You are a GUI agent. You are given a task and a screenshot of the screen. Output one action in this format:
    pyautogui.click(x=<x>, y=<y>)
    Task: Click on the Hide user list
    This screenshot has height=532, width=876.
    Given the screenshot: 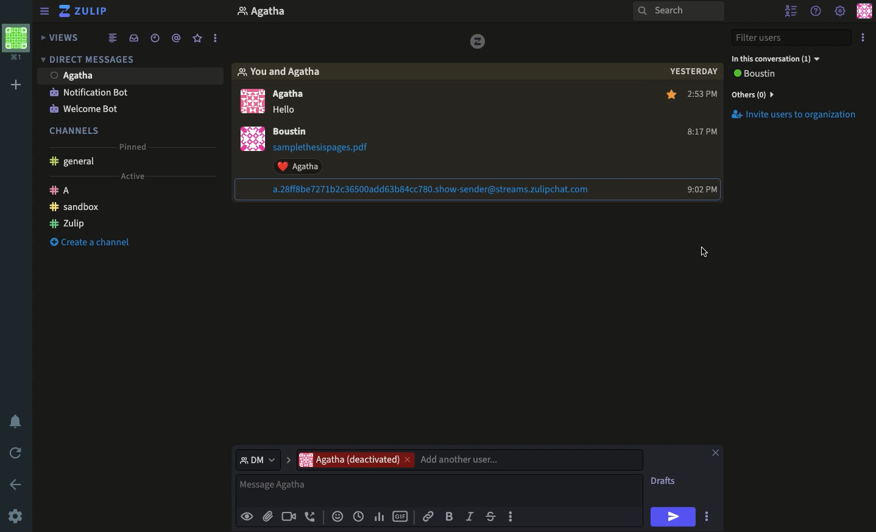 What is the action you would take?
    pyautogui.click(x=793, y=10)
    